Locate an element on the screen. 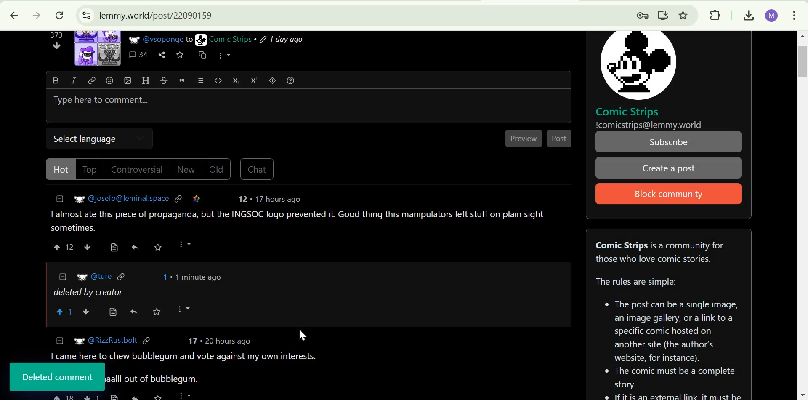  more is located at coordinates (186, 395).